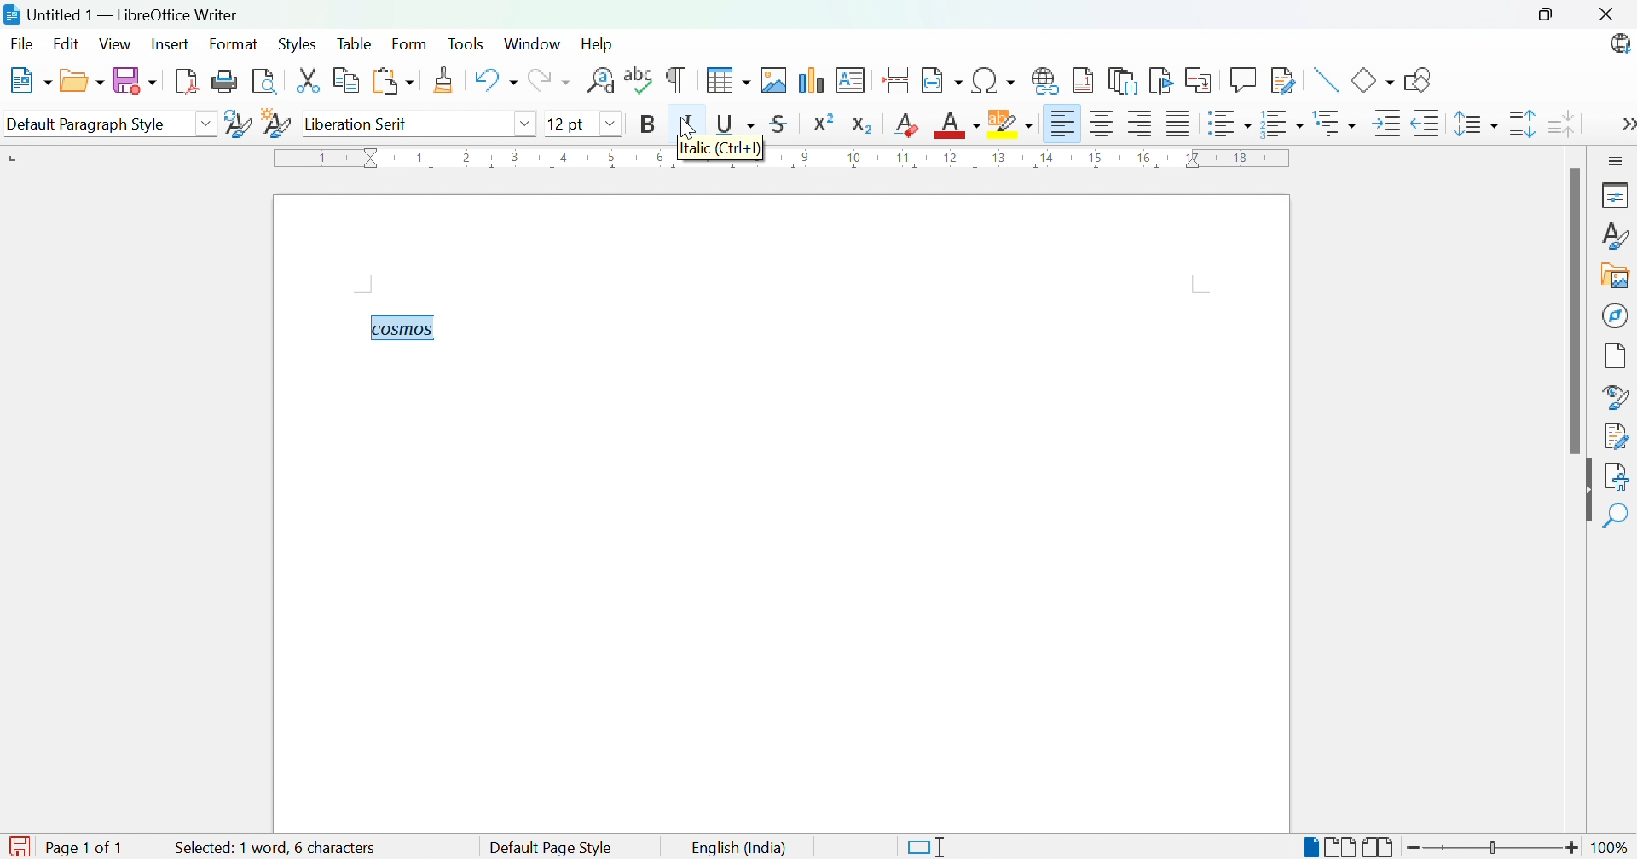 The height and width of the screenshot is (859, 1637). What do you see at coordinates (824, 123) in the screenshot?
I see `Superscript` at bounding box center [824, 123].